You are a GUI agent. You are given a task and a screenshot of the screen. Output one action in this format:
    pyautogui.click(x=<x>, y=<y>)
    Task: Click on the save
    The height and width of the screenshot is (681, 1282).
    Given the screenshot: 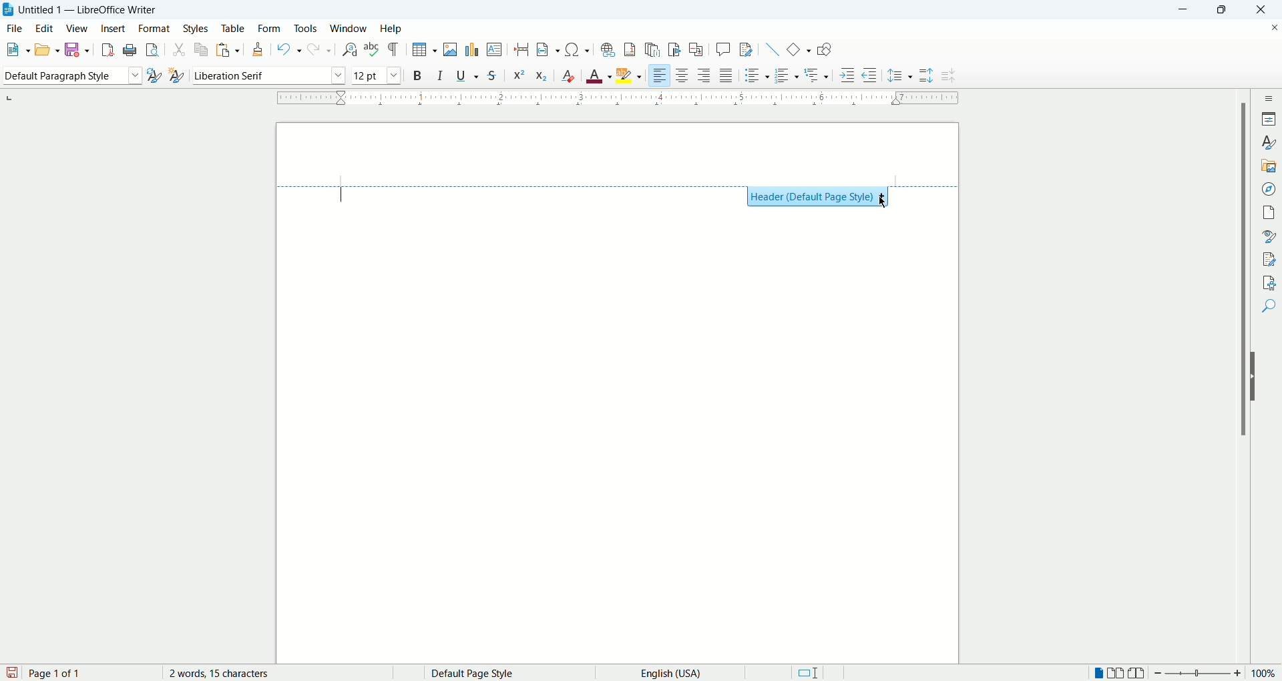 What is the action you would take?
    pyautogui.click(x=79, y=49)
    